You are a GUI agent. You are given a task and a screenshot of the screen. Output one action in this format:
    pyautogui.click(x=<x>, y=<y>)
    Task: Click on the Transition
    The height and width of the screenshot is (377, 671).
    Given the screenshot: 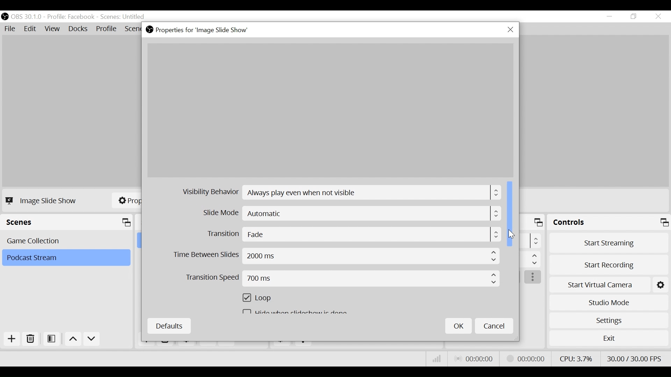 What is the action you would take?
    pyautogui.click(x=353, y=235)
    